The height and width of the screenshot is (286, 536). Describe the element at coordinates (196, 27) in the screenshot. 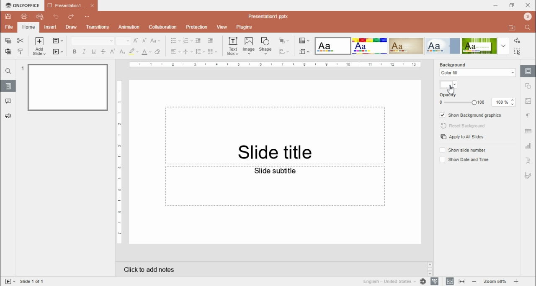

I see `protection` at that location.